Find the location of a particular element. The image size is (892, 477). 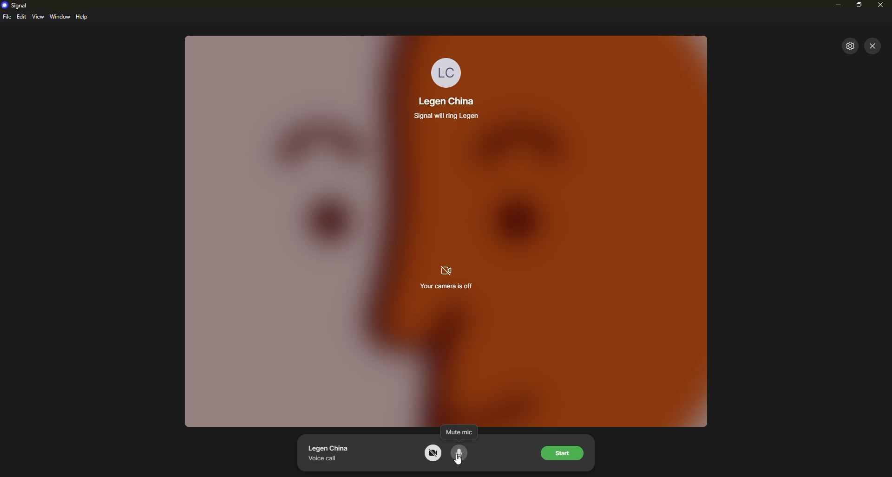

start is located at coordinates (564, 454).